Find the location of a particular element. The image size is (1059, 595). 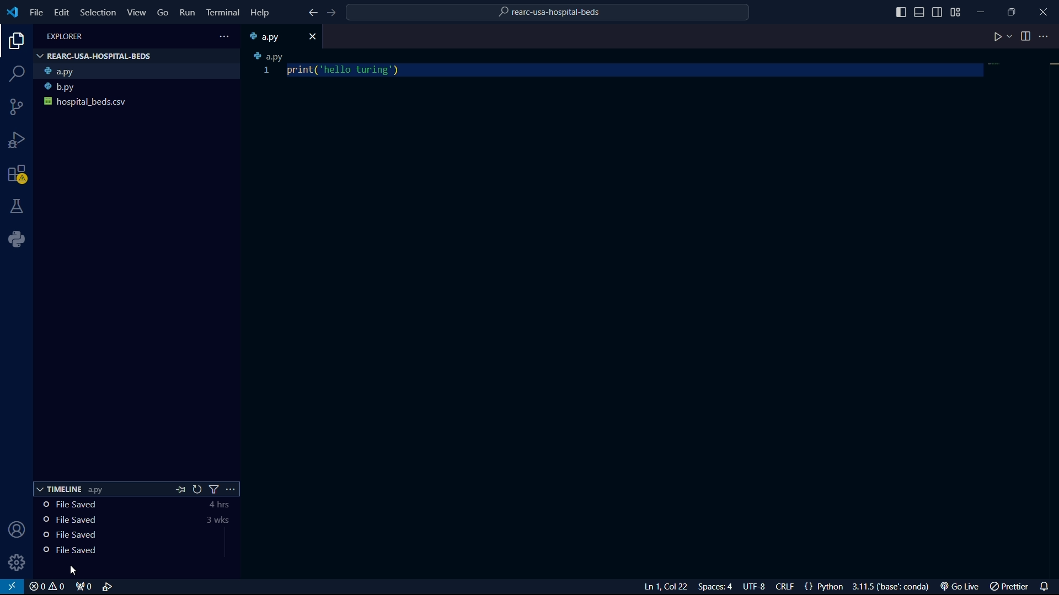

go back is located at coordinates (311, 13).